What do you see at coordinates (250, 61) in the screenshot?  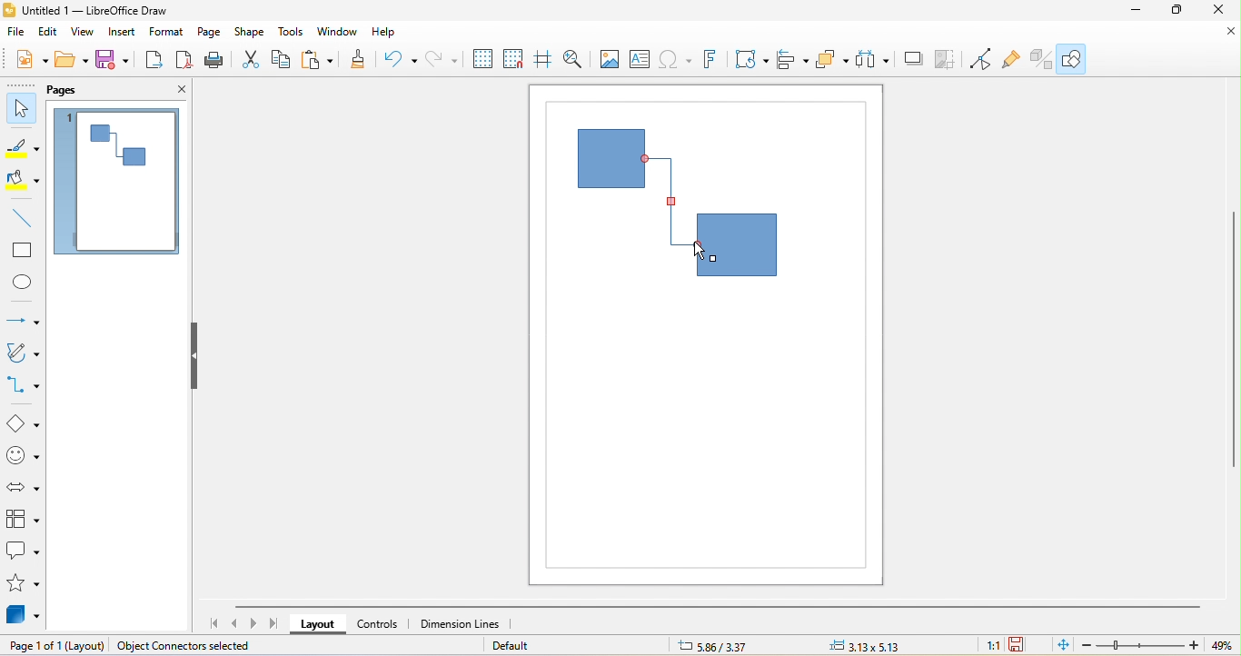 I see `cut` at bounding box center [250, 61].